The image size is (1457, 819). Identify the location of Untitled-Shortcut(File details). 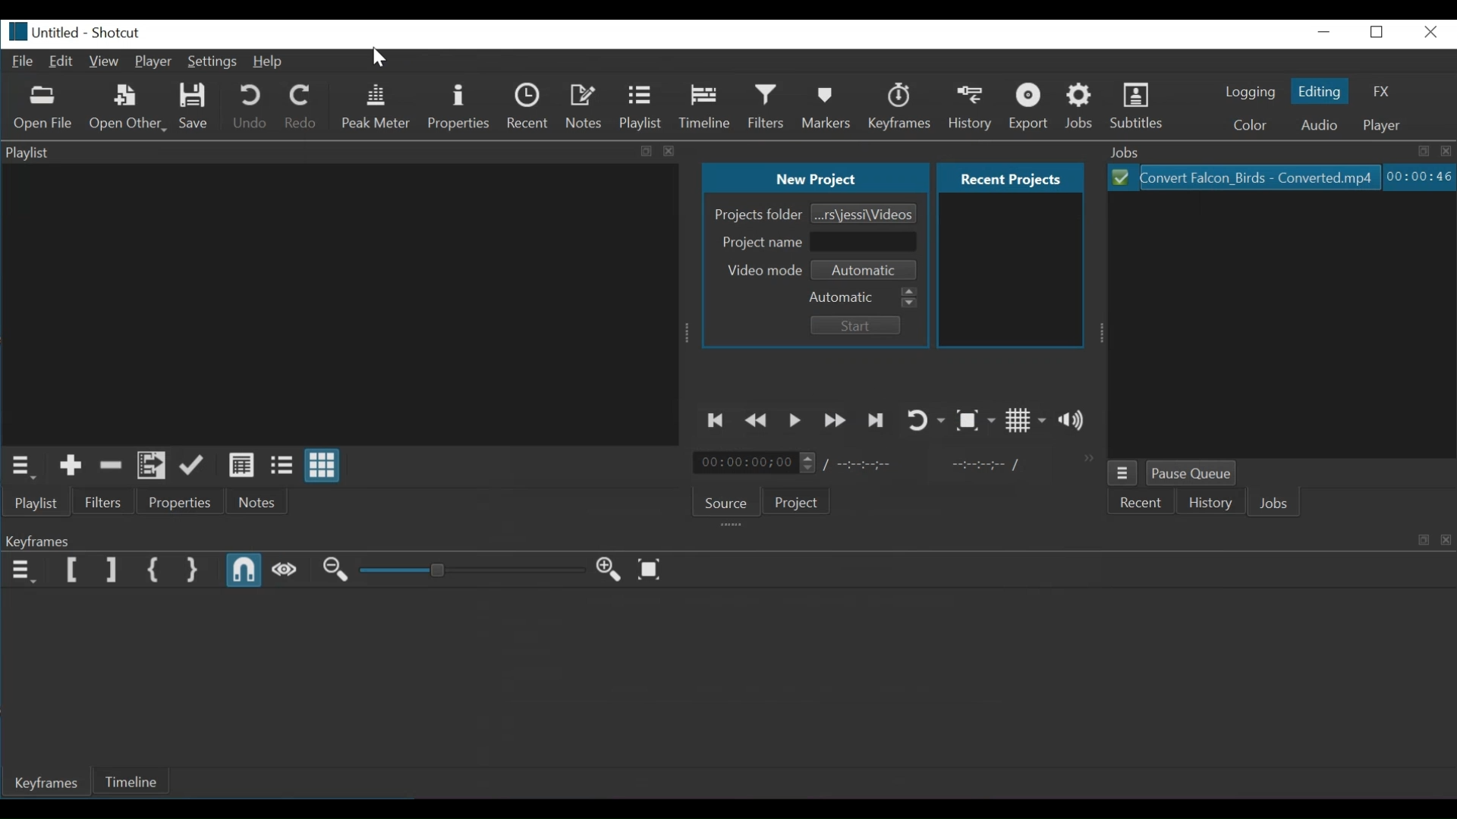
(86, 33).